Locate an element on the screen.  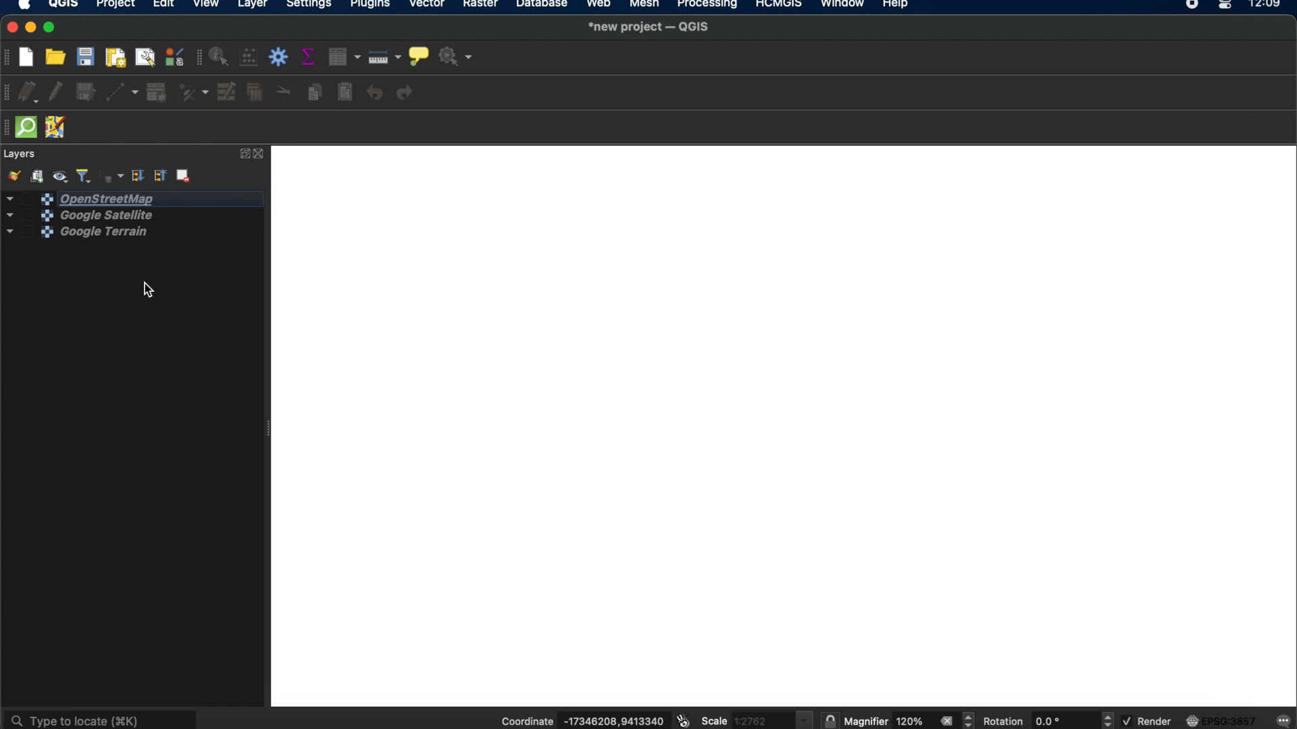
modify is located at coordinates (228, 92).